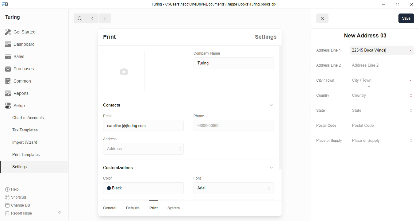 Image resolution: width=419 pixels, height=221 pixels. What do you see at coordinates (411, 50) in the screenshot?
I see `compulsory to fill *` at bounding box center [411, 50].